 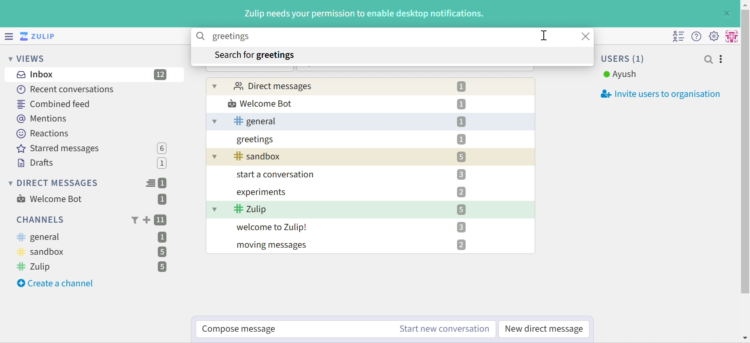 What do you see at coordinates (587, 36) in the screenshot?
I see `Close` at bounding box center [587, 36].